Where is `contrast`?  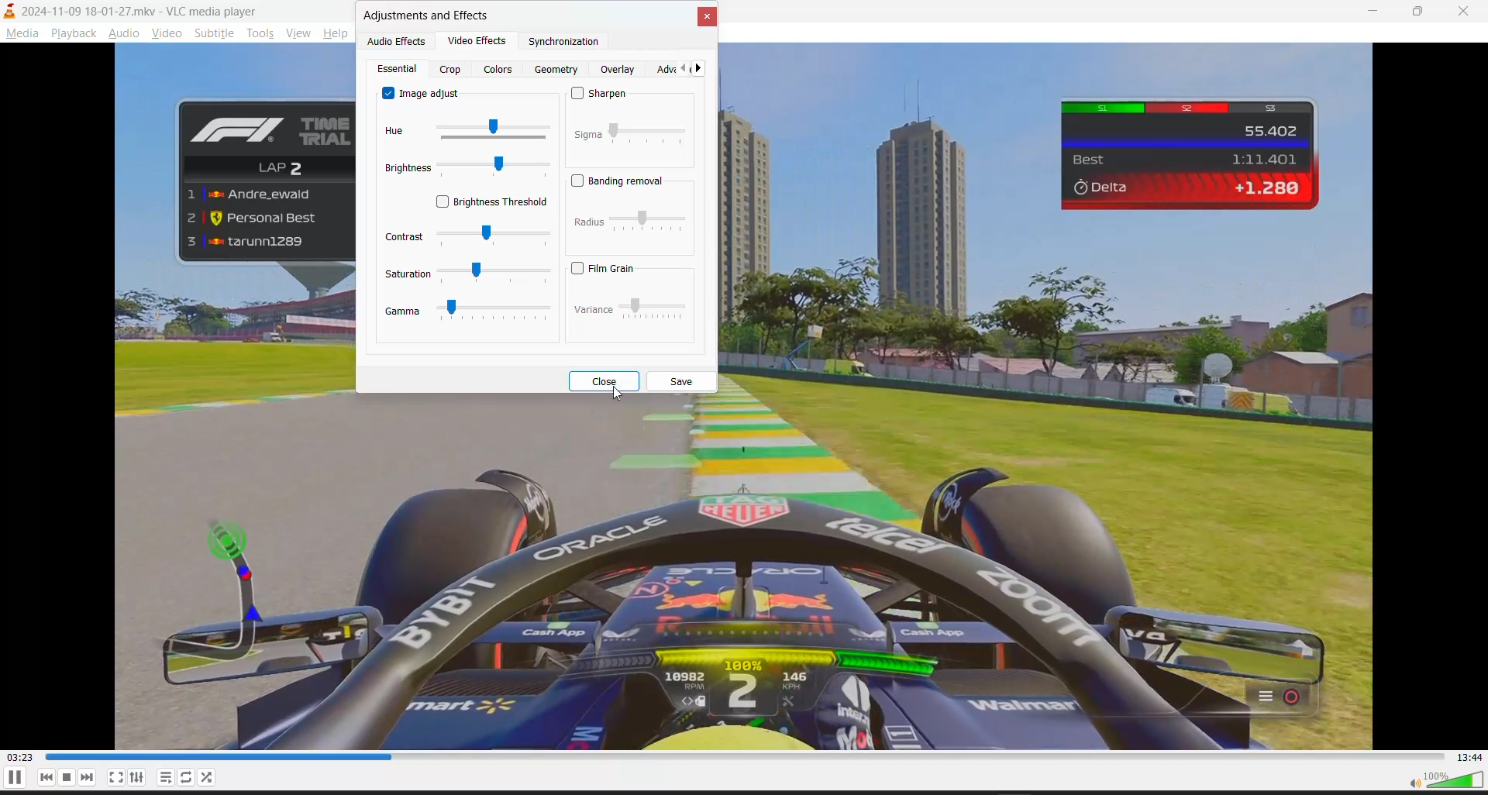
contrast is located at coordinates (405, 236).